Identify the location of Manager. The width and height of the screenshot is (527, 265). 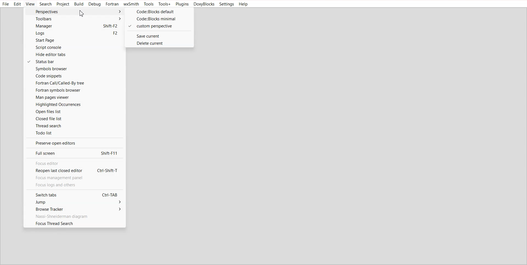
(73, 26).